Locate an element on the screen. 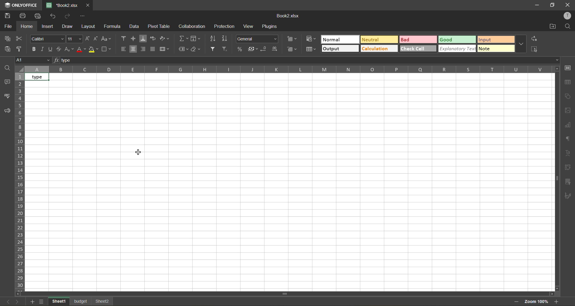 This screenshot has height=306, width=575. sub/superscript is located at coordinates (70, 49).